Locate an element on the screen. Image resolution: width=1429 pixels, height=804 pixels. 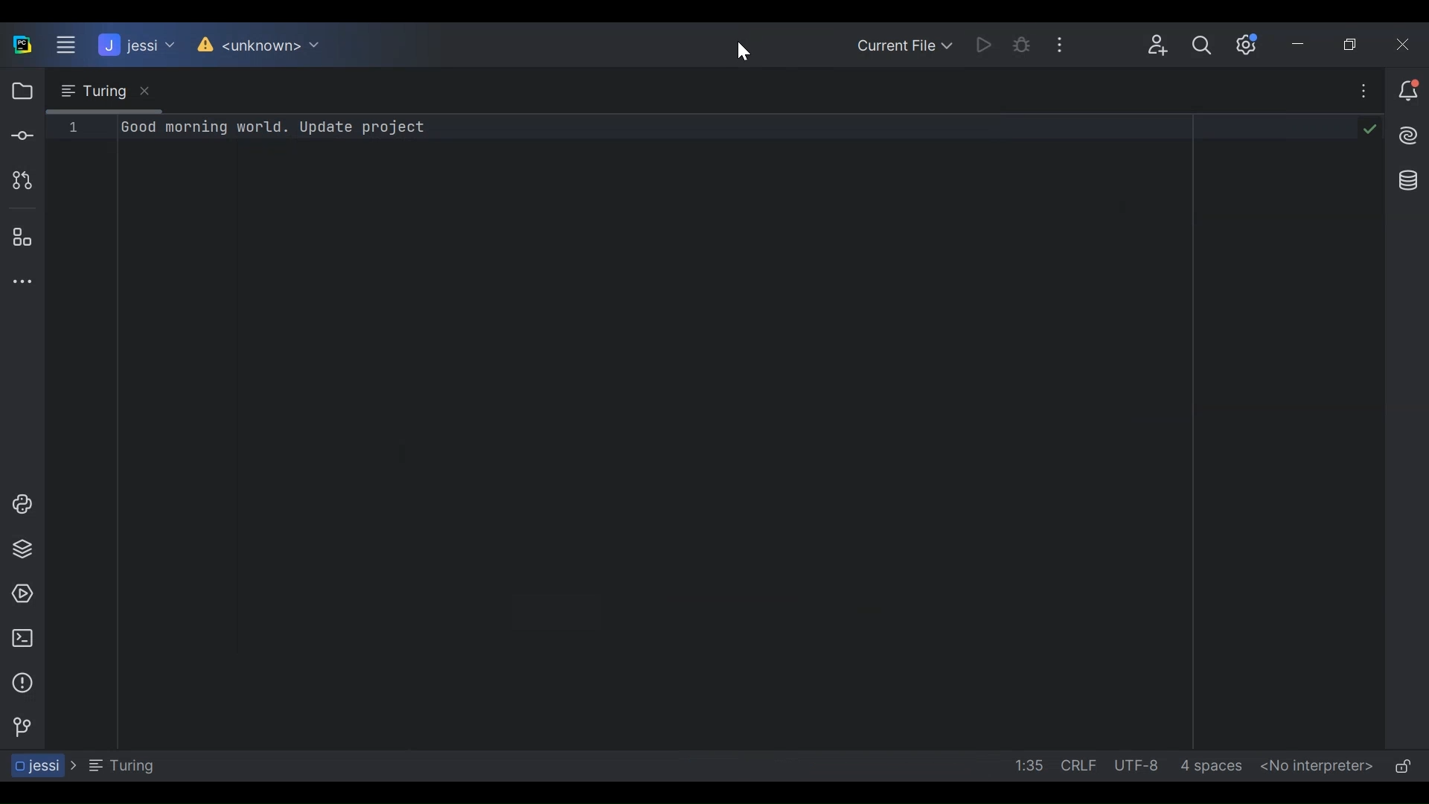
Python Packages is located at coordinates (22, 549).